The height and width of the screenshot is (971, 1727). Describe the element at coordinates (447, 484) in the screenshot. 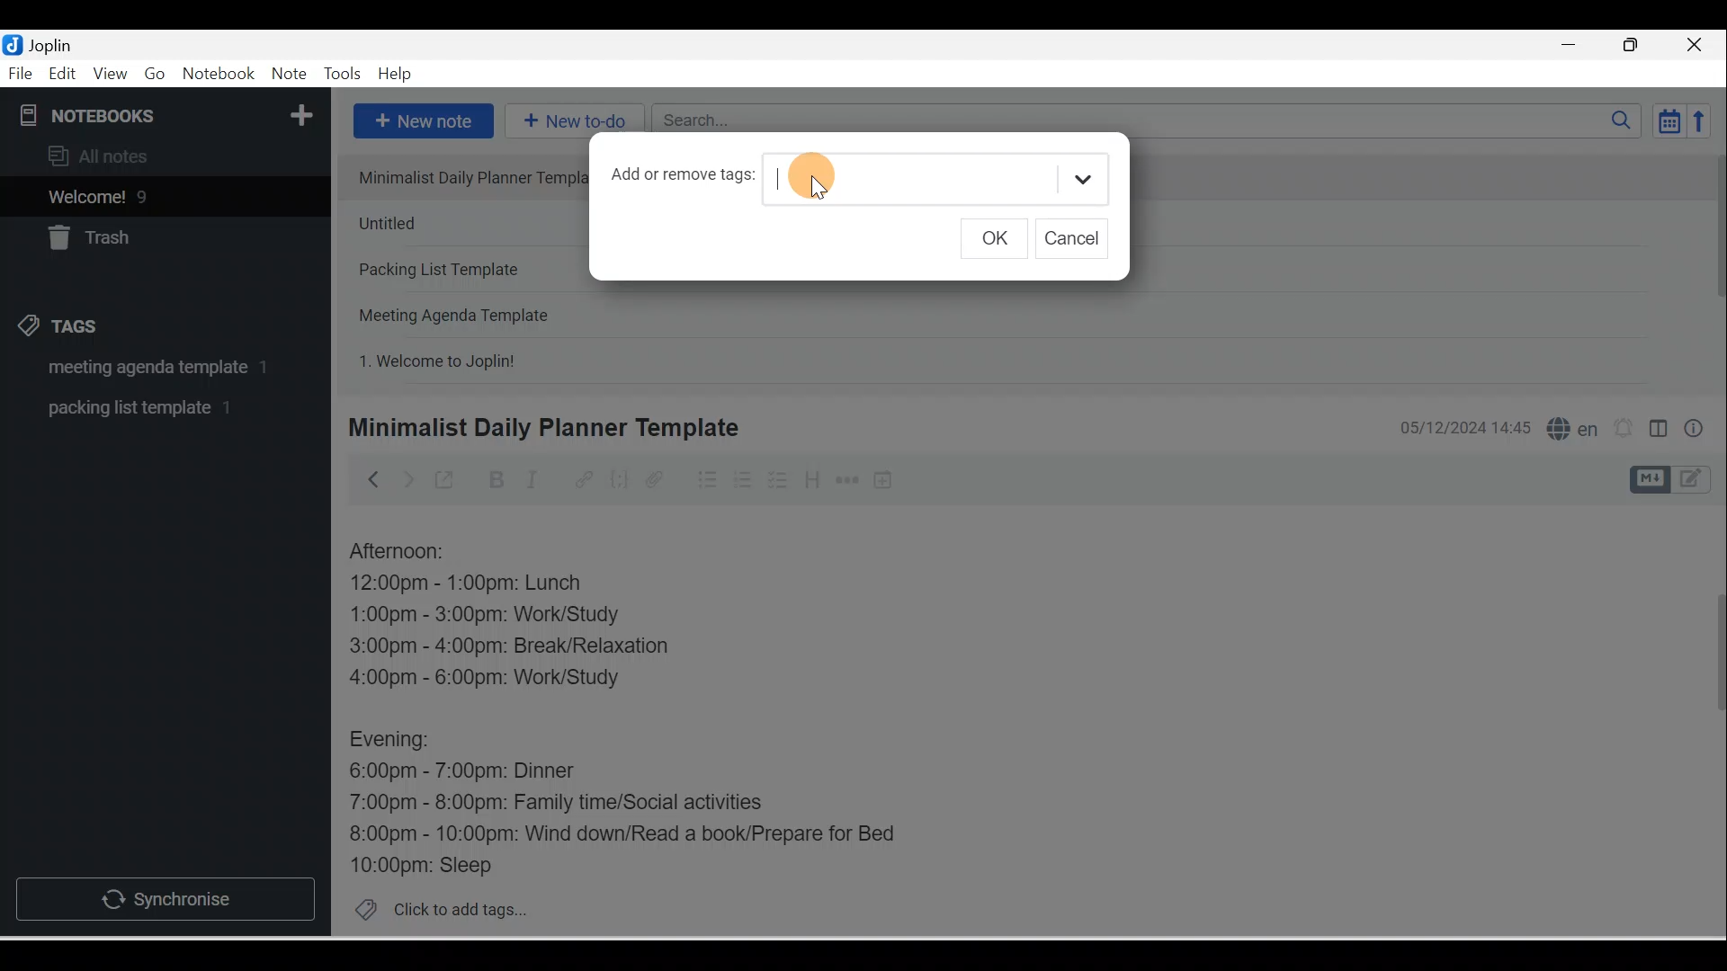

I see `Toggle external editing` at that location.